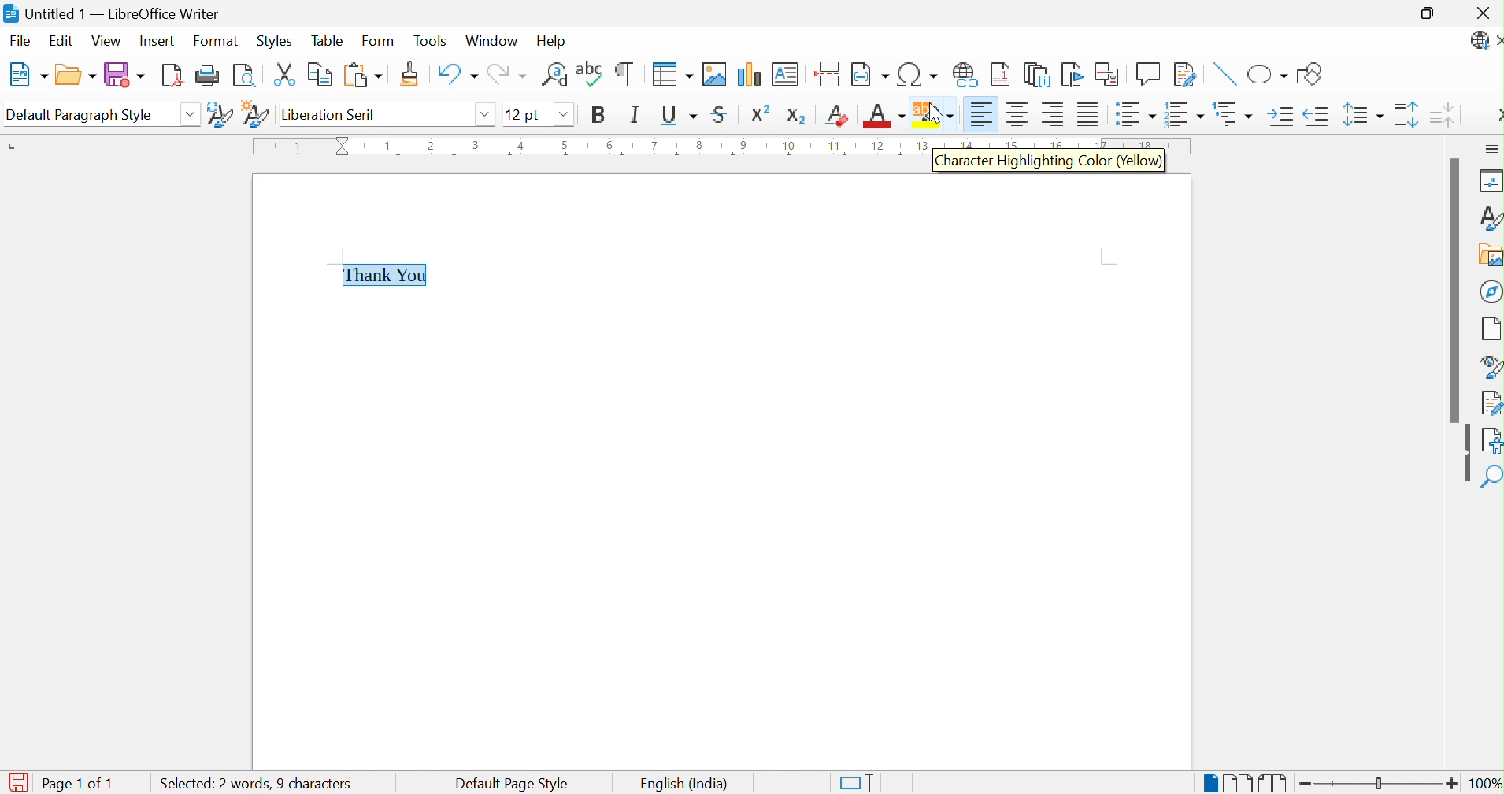 The image size is (1504, 794). I want to click on Ruler, so click(720, 148).